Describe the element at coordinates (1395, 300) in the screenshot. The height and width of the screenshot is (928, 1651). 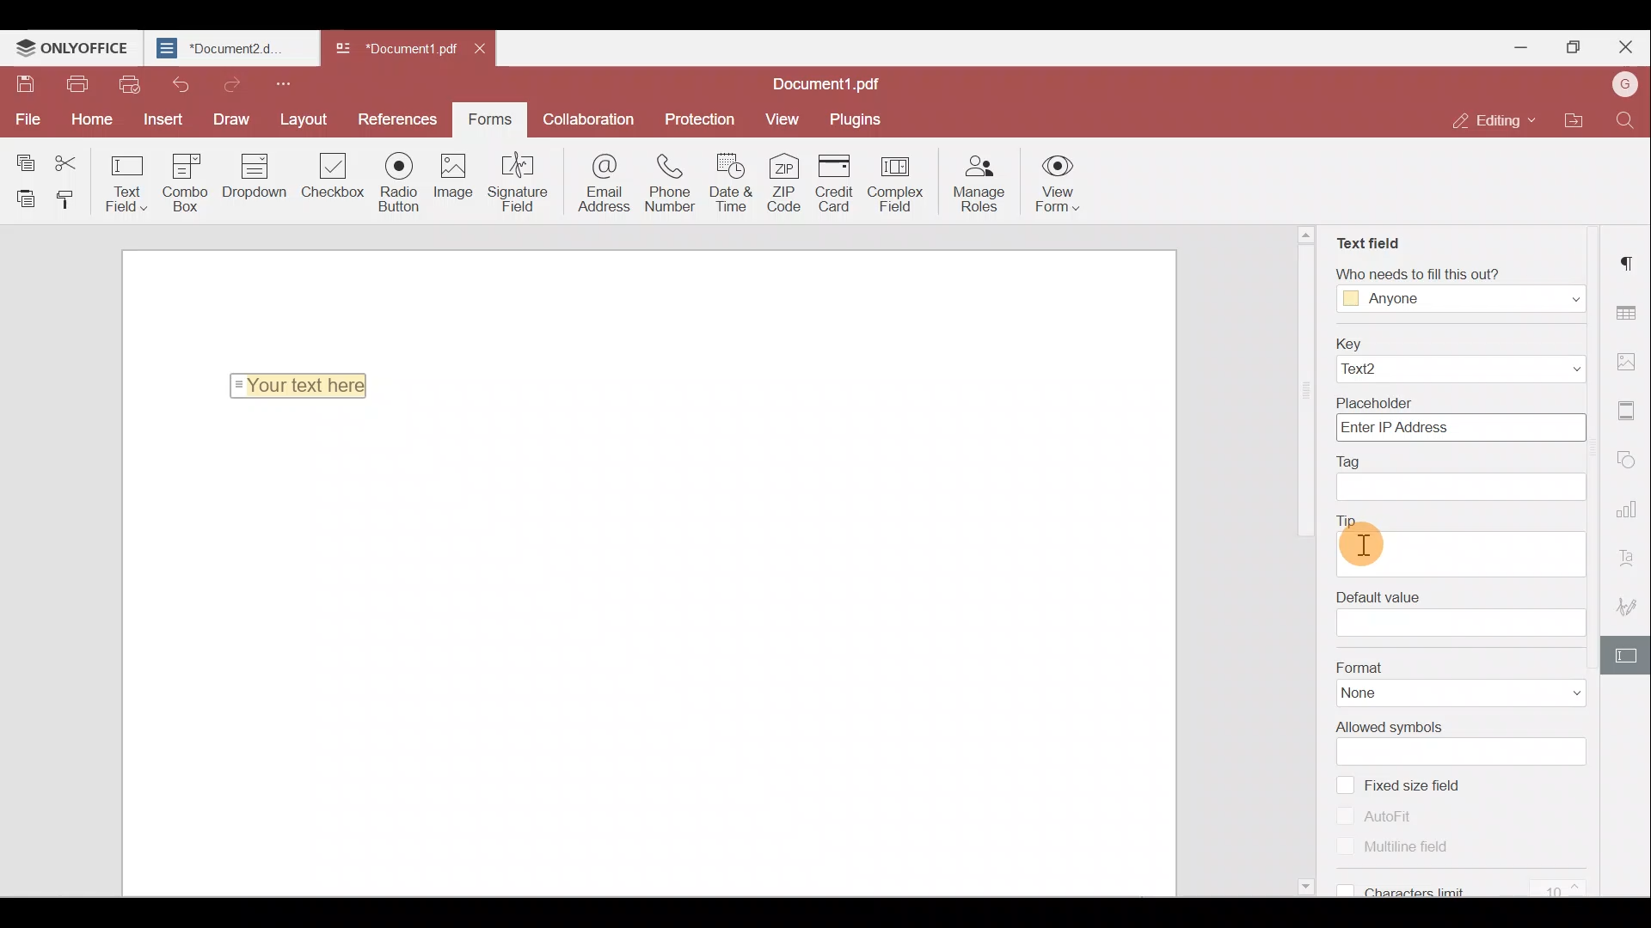
I see `Anyone` at that location.